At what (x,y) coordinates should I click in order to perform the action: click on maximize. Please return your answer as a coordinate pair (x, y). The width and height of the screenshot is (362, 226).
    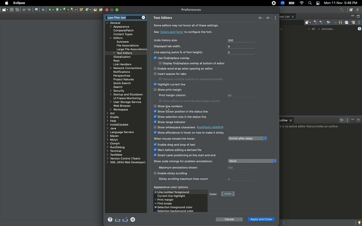
    Looking at the image, I should click on (112, 10).